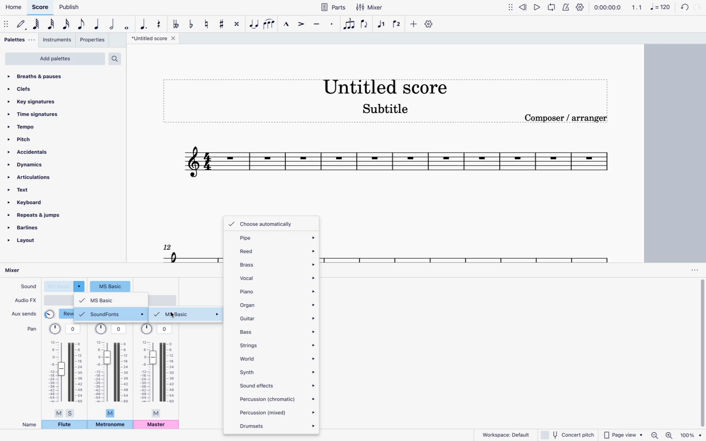 This screenshot has height=441, width=706. What do you see at coordinates (333, 7) in the screenshot?
I see `parts` at bounding box center [333, 7].